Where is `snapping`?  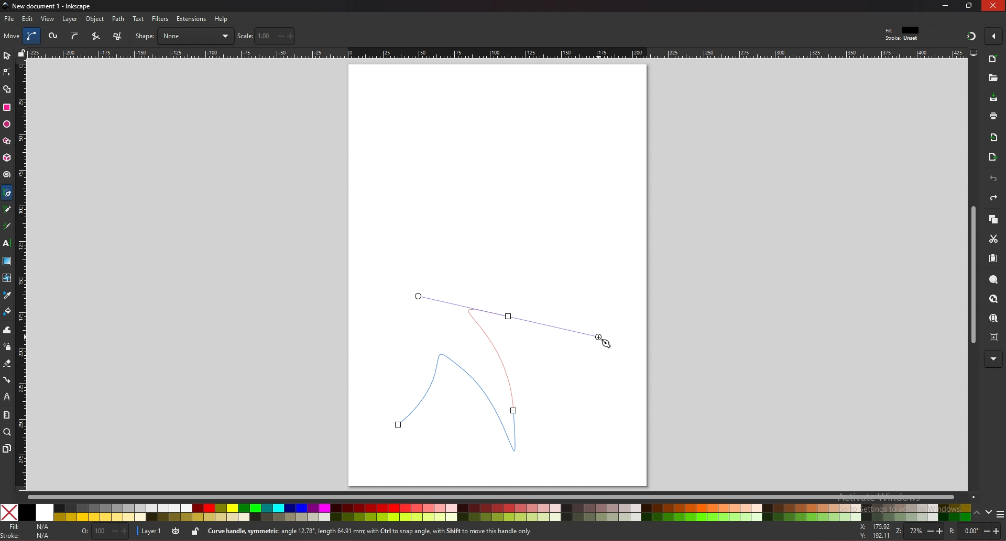
snapping is located at coordinates (971, 36).